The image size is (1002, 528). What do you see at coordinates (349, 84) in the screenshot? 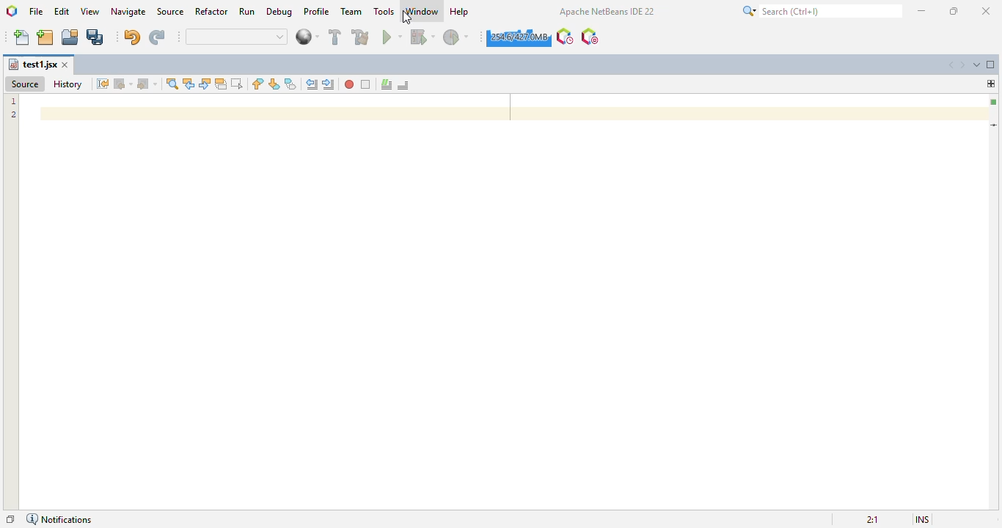
I see `start macro recording` at bounding box center [349, 84].